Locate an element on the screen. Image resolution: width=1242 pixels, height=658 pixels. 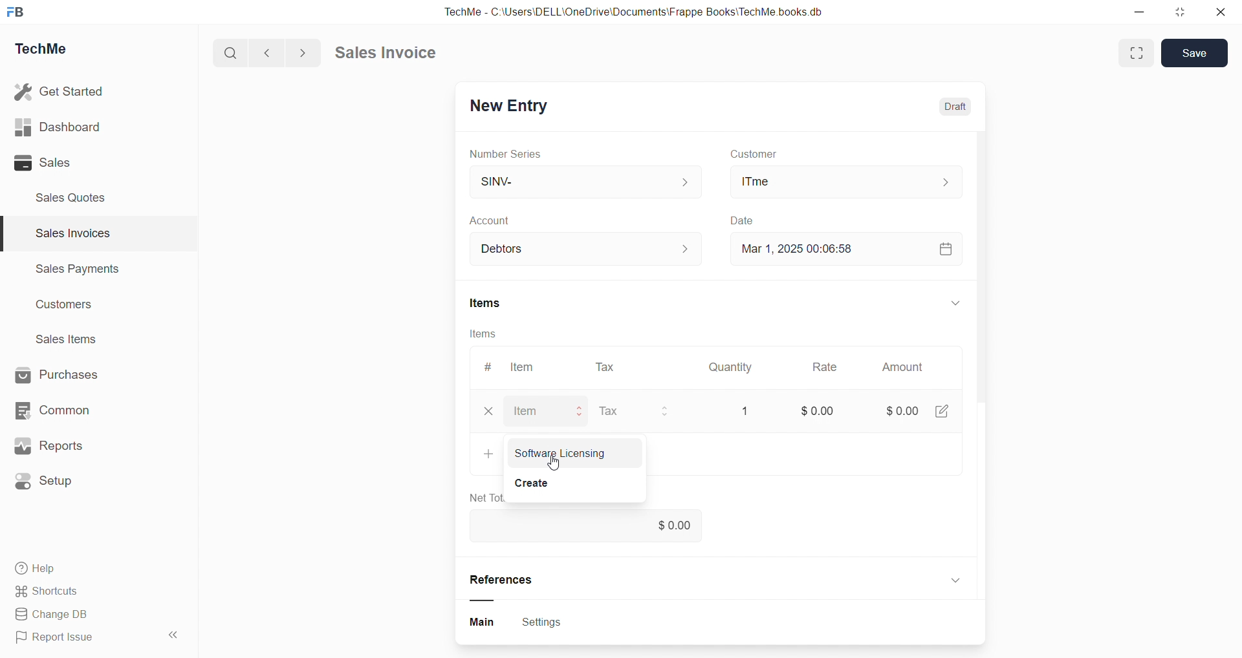
 Help is located at coordinates (42, 570).